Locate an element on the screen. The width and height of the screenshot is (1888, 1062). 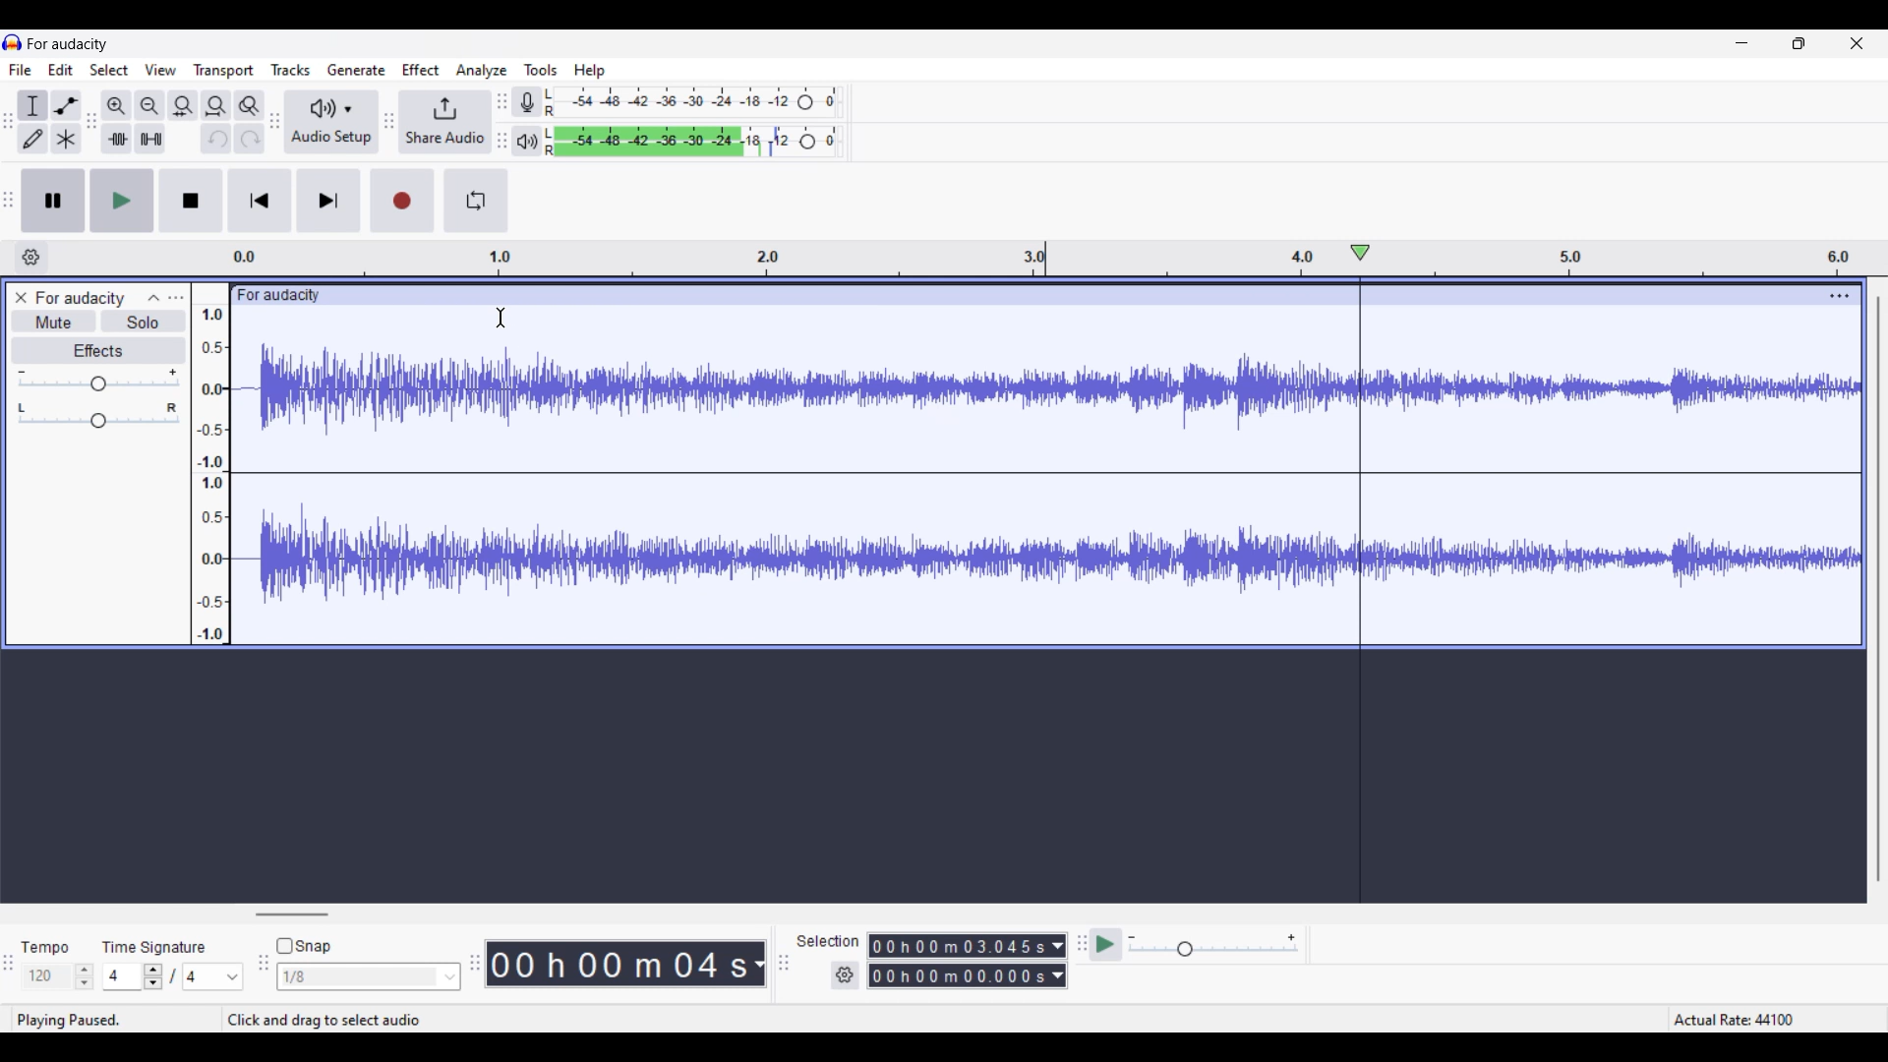
Undo is located at coordinates (216, 138).